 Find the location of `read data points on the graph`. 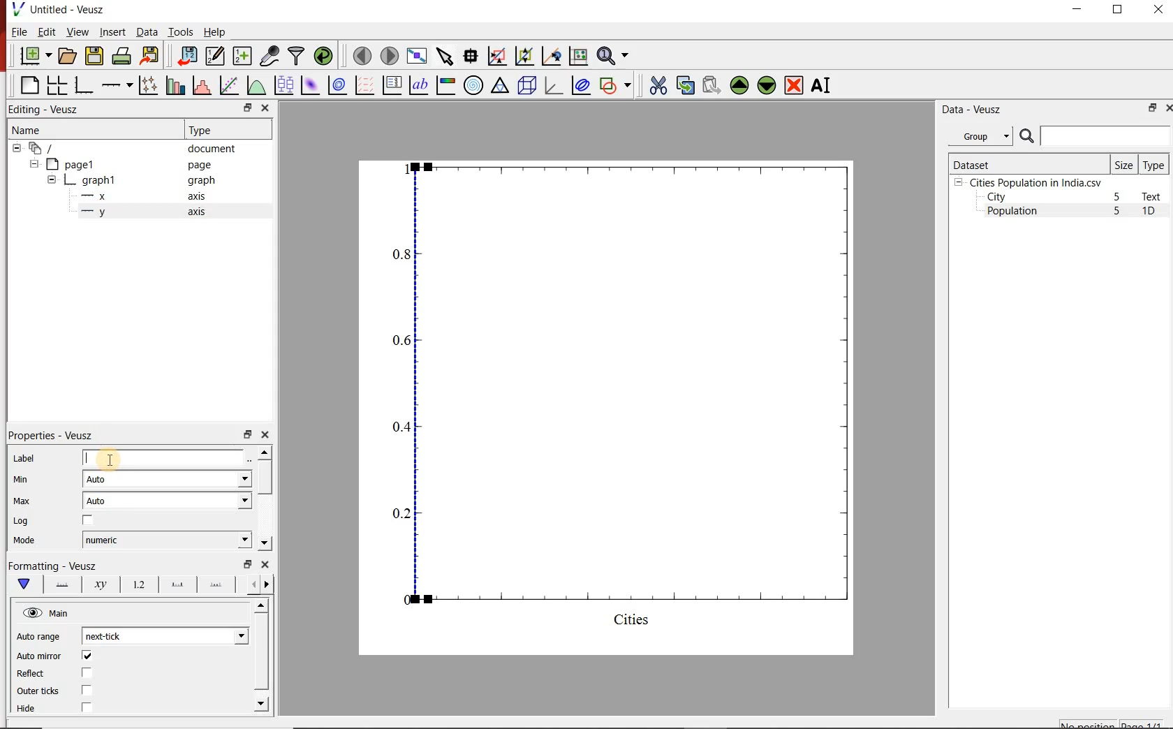

read data points on the graph is located at coordinates (470, 54).